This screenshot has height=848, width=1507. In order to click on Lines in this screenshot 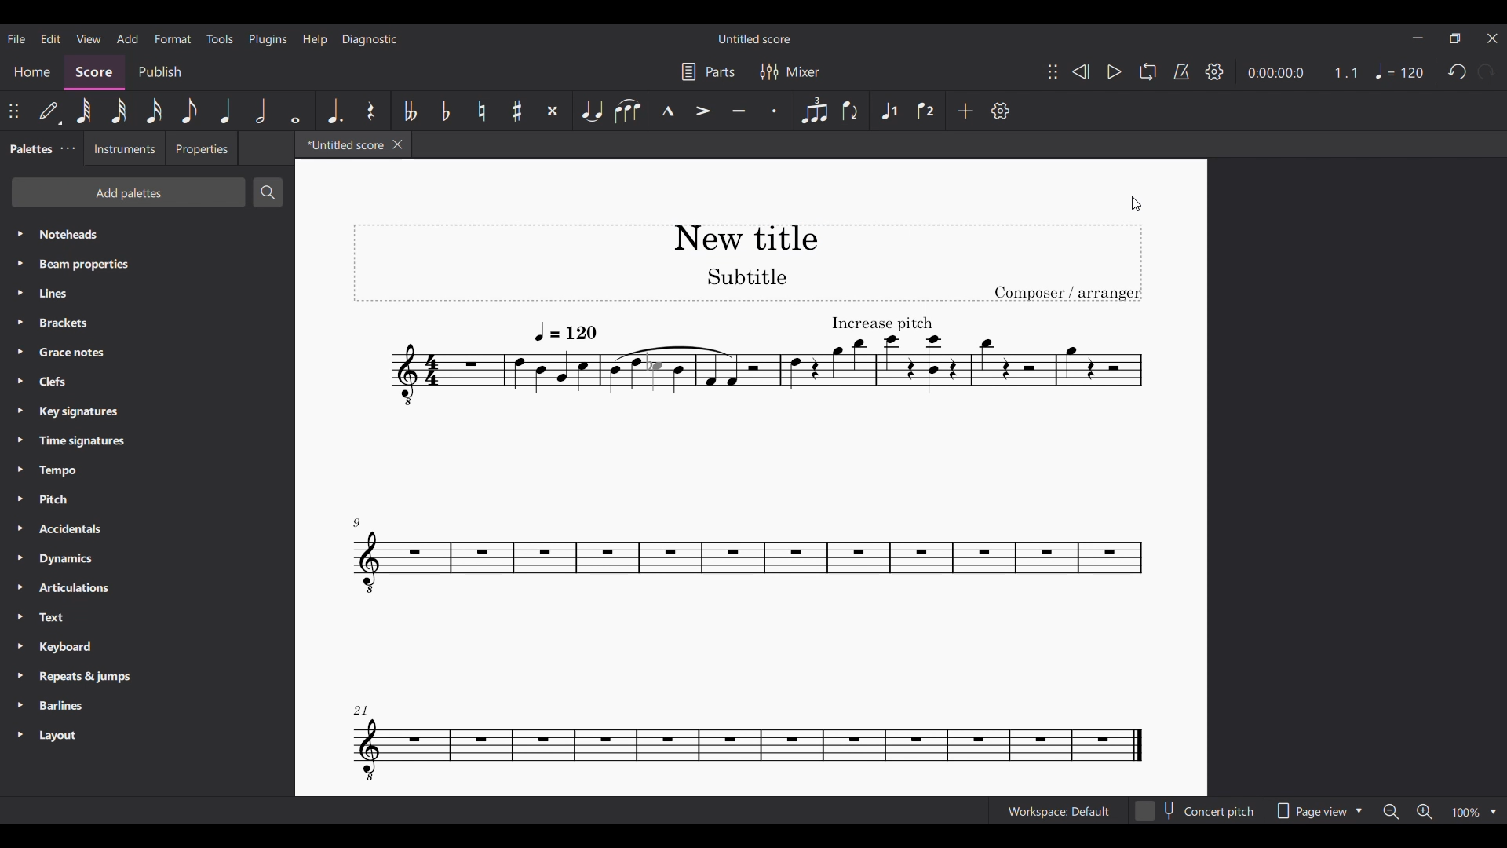, I will do `click(148, 293)`.